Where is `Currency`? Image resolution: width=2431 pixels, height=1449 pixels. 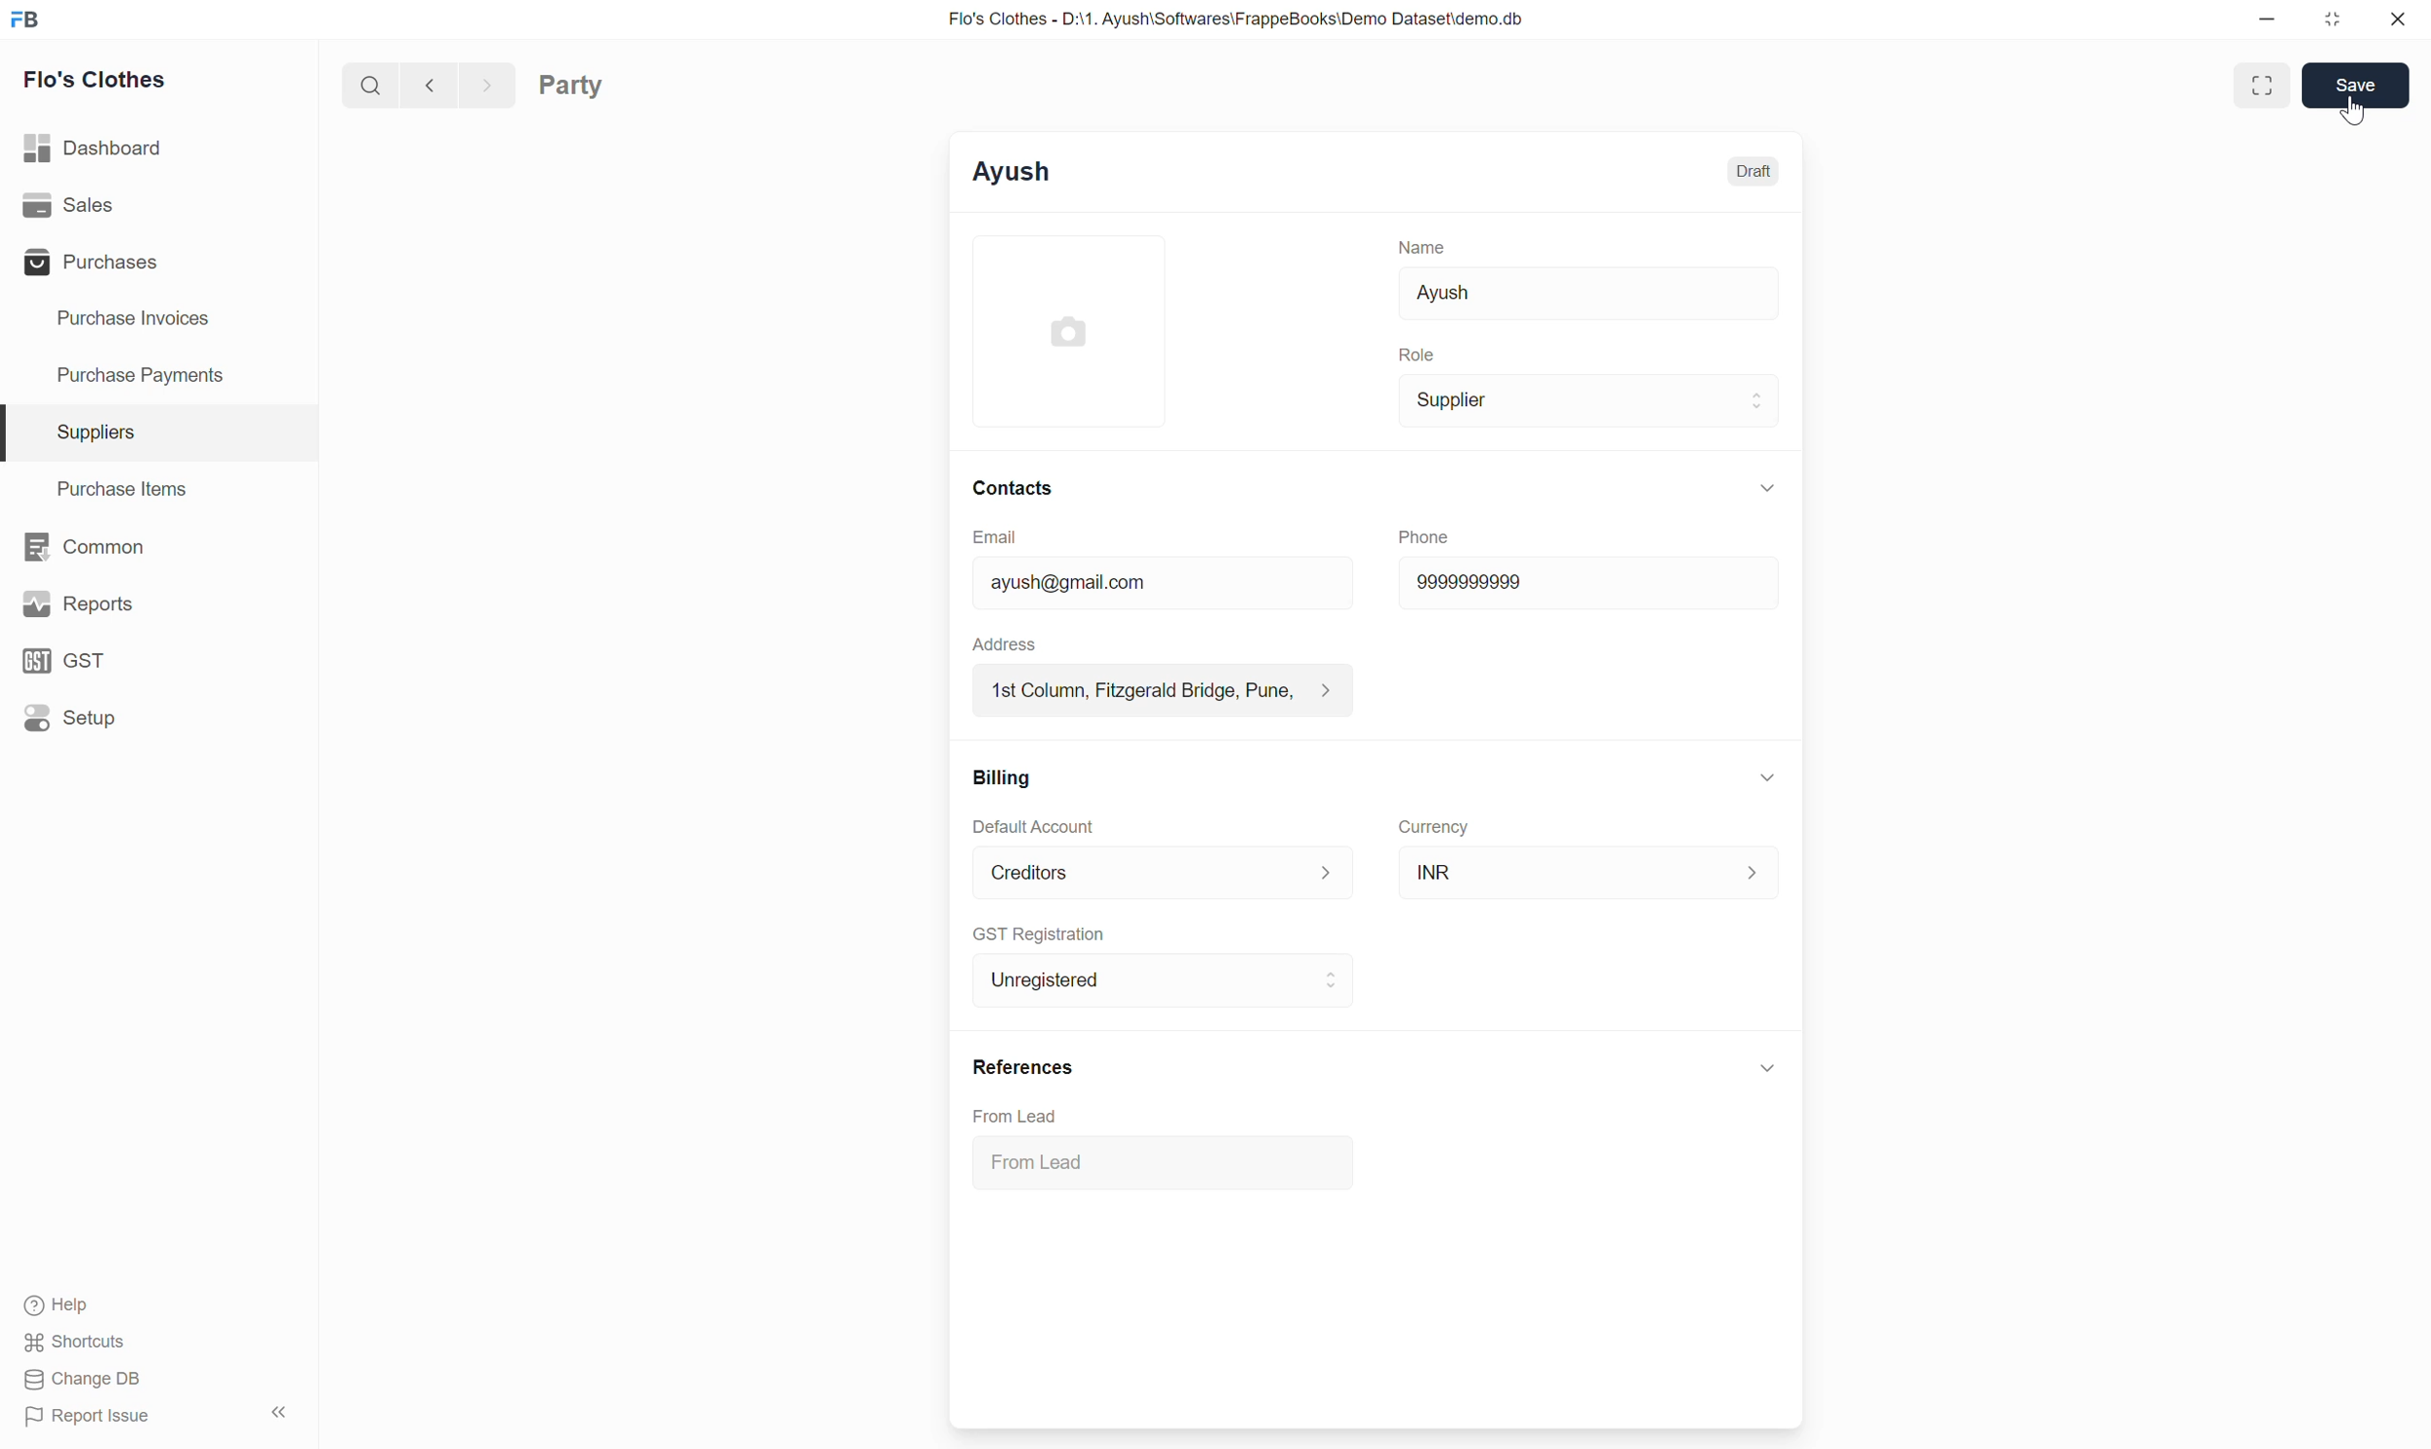 Currency is located at coordinates (1434, 828).